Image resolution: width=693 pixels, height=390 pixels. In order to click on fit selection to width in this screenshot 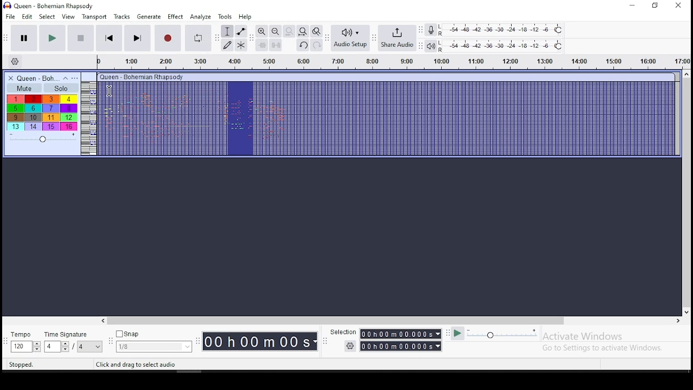, I will do `click(289, 31)`.